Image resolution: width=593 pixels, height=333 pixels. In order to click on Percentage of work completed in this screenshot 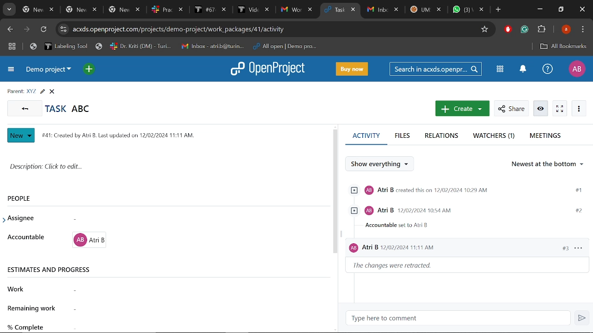, I will do `click(192, 325)`.